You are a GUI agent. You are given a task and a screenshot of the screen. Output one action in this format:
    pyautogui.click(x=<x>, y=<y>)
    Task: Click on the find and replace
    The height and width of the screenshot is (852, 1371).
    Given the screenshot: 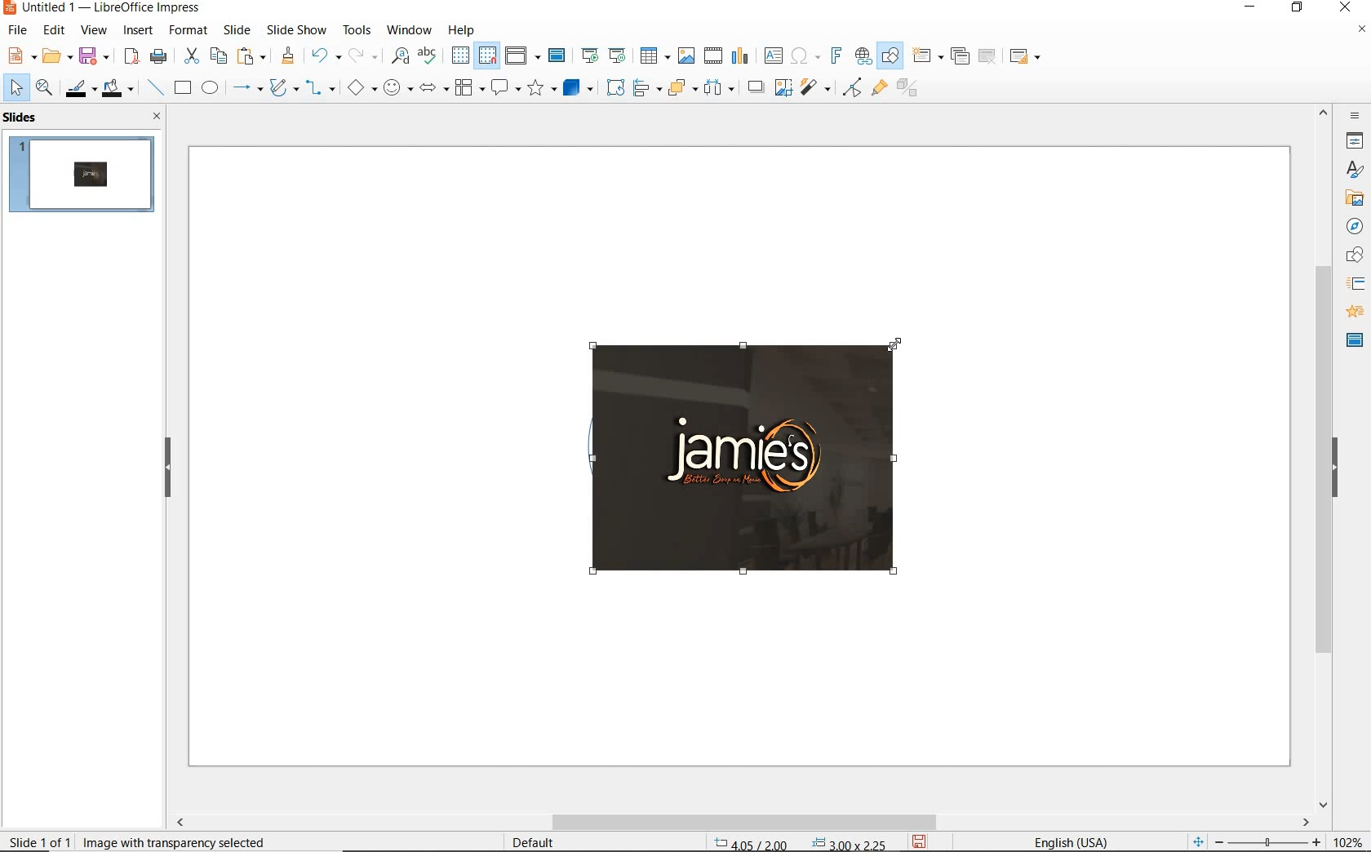 What is the action you would take?
    pyautogui.click(x=400, y=56)
    